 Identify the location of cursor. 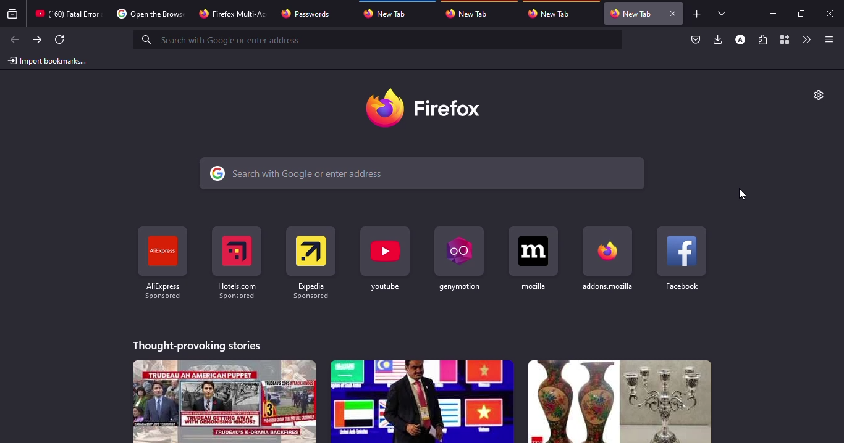
(742, 194).